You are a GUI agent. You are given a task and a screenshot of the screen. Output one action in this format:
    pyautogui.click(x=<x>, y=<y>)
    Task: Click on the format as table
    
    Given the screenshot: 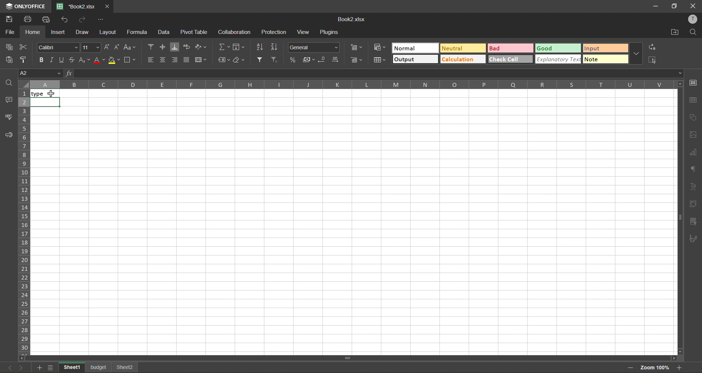 What is the action you would take?
    pyautogui.click(x=380, y=61)
    